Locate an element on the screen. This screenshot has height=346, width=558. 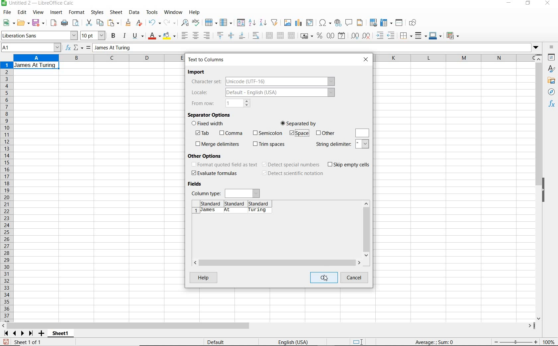
detect special numbers is located at coordinates (291, 165).